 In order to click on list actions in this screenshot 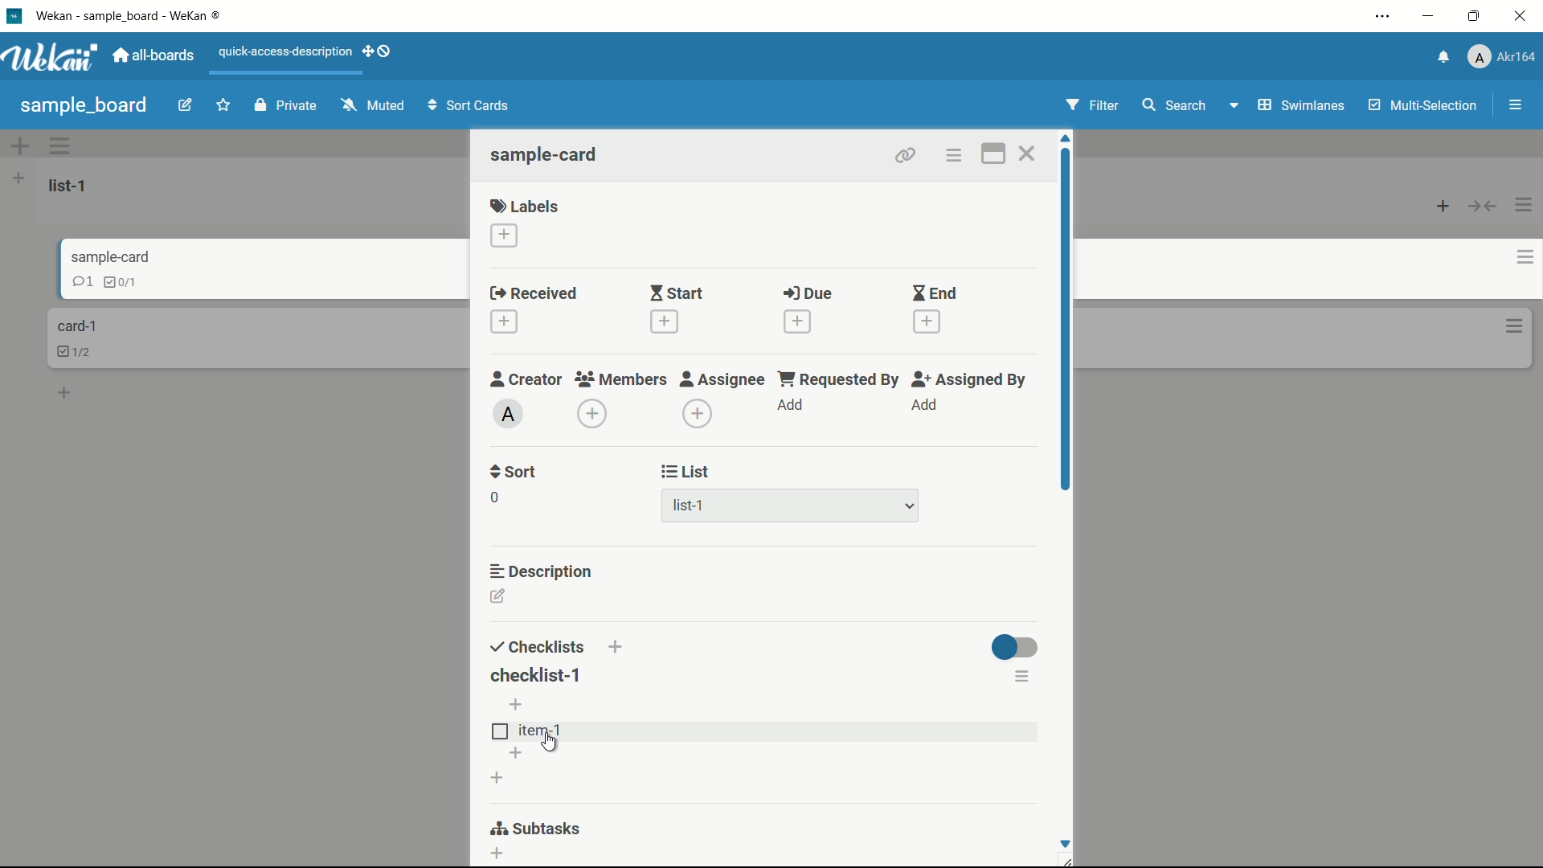, I will do `click(18, 178)`.